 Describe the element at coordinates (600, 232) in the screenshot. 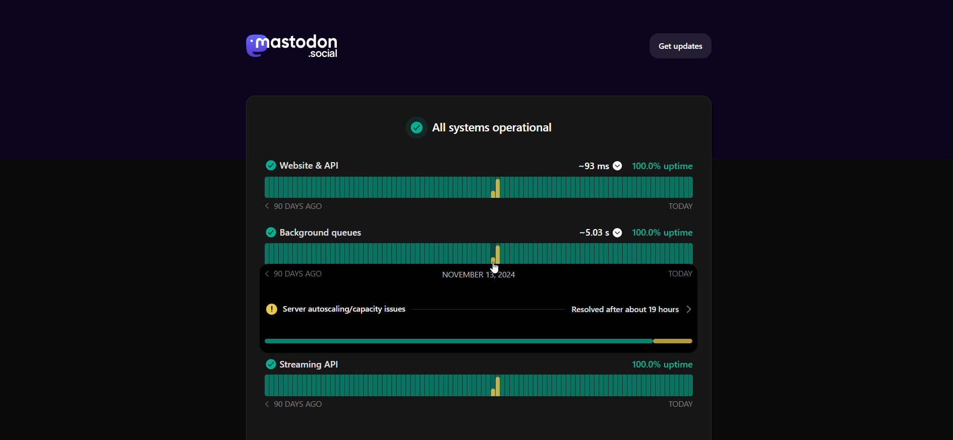

I see `~5.03s` at that location.